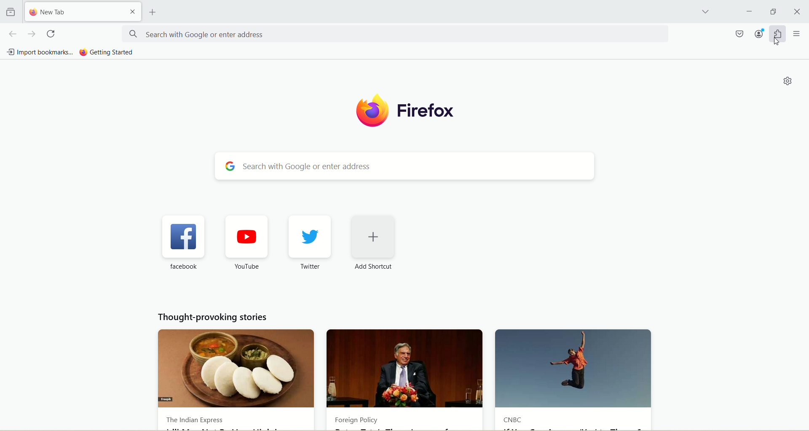 This screenshot has width=809, height=431. What do you see at coordinates (406, 378) in the screenshot?
I see `Foreign Policy` at bounding box center [406, 378].